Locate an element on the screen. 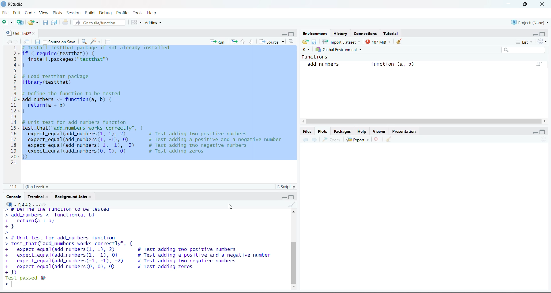 Image resolution: width=551 pixels, height=293 pixels. cursor is located at coordinates (230, 206).